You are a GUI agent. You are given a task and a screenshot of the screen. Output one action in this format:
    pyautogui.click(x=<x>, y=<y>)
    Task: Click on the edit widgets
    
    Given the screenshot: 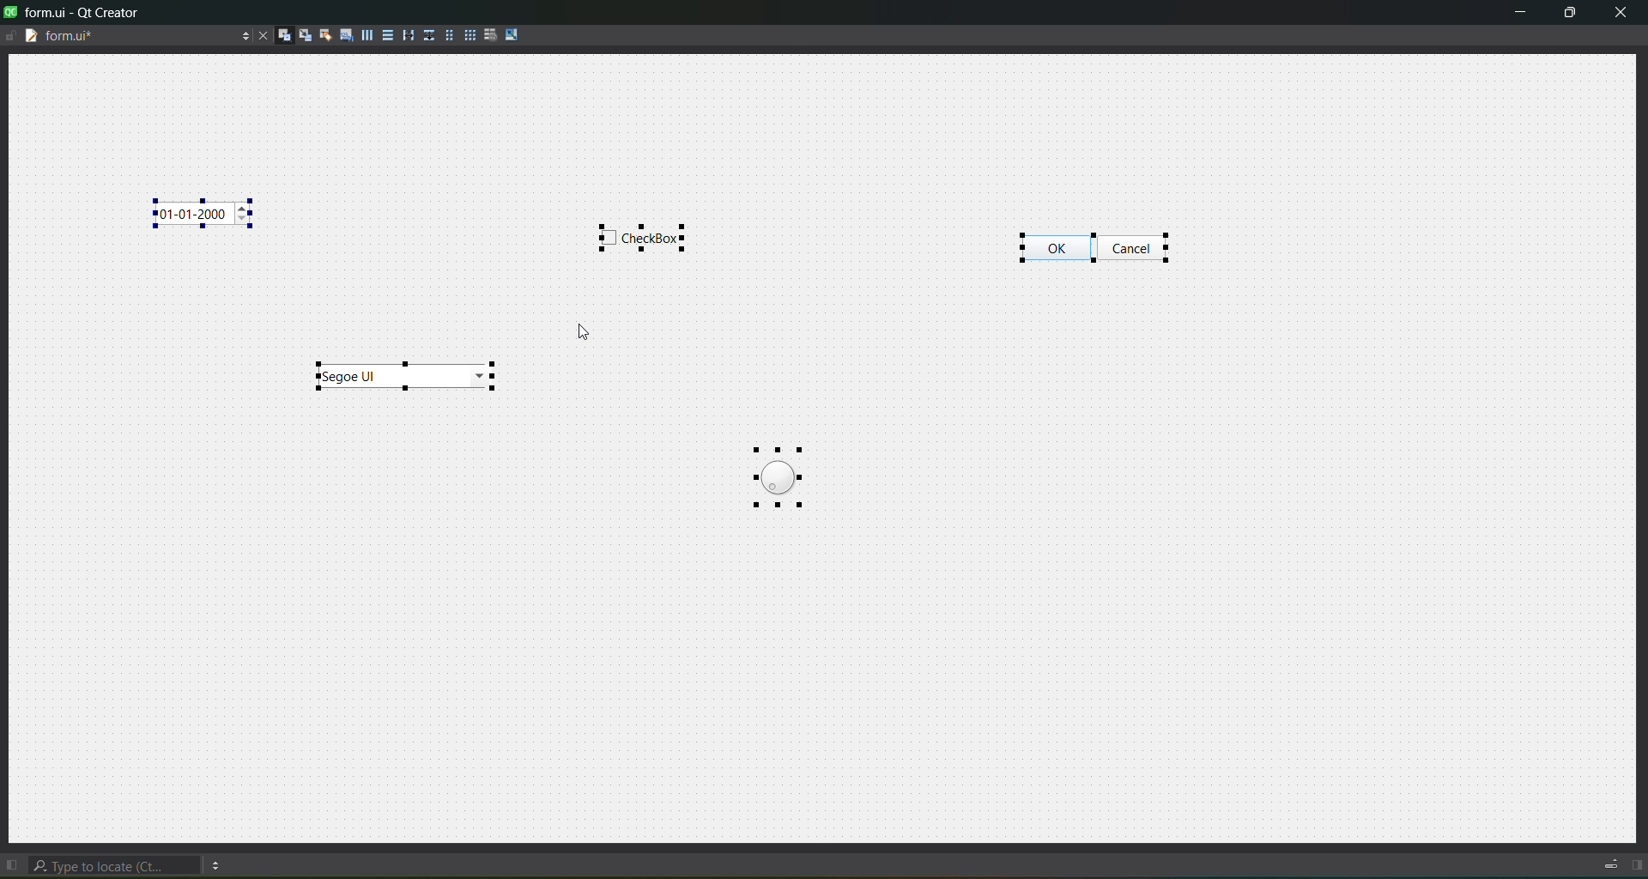 What is the action you would take?
    pyautogui.click(x=282, y=34)
    